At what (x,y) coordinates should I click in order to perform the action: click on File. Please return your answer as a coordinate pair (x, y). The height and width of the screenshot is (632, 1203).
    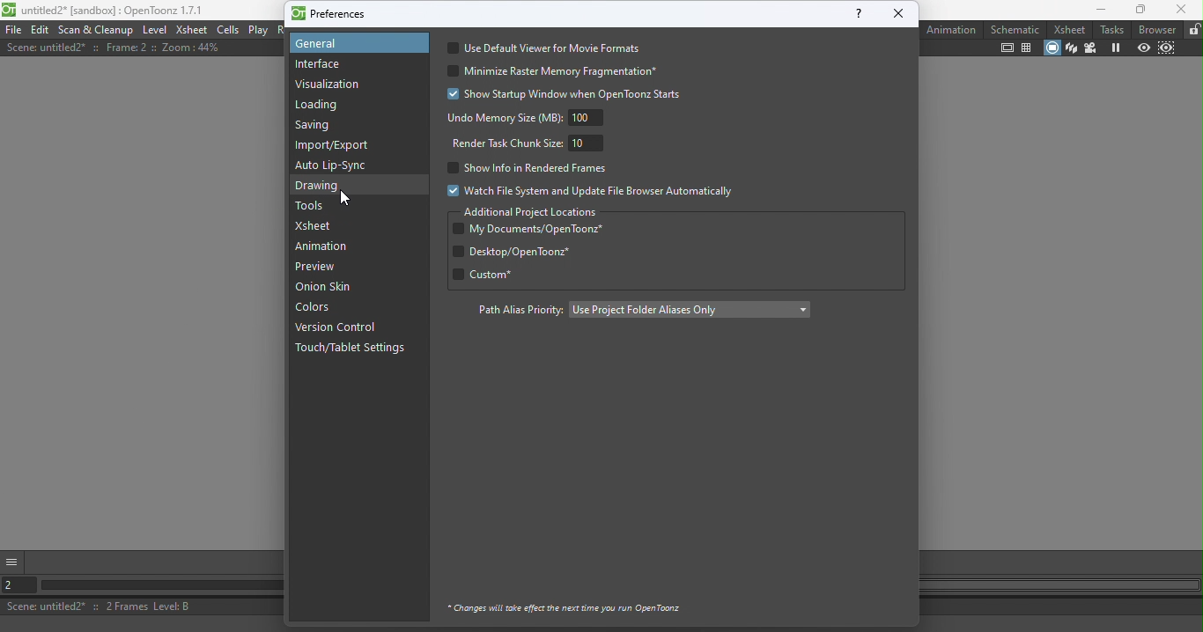
    Looking at the image, I should click on (13, 29).